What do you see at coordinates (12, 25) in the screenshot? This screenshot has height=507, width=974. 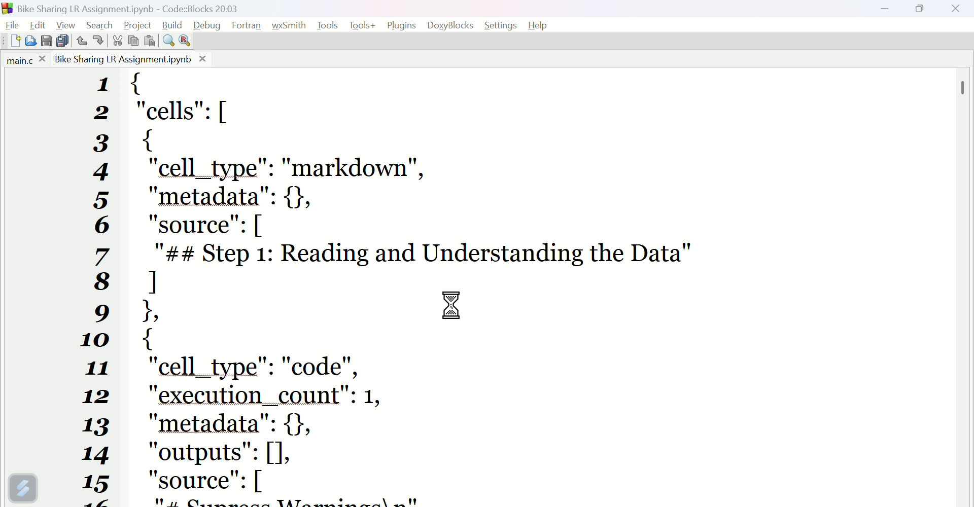 I see `File` at bounding box center [12, 25].